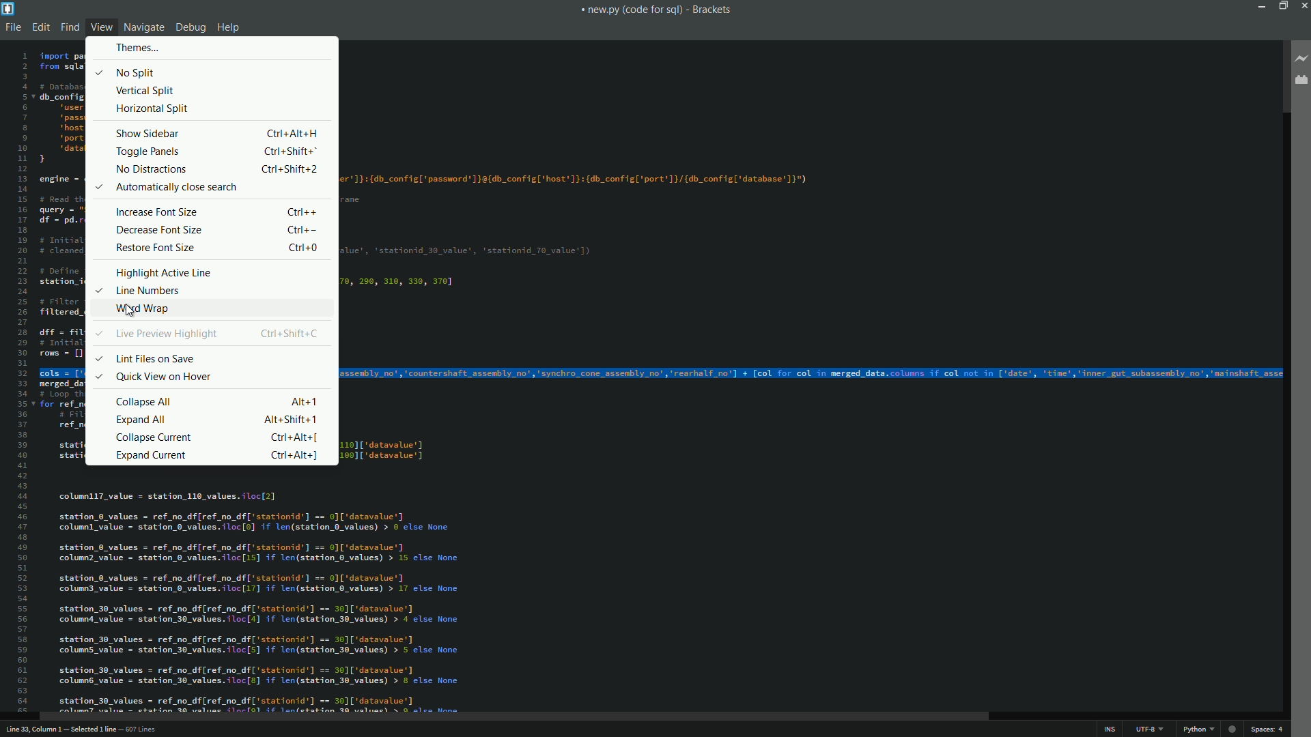 Image resolution: width=1311 pixels, height=737 pixels. I want to click on selected line, so click(816, 373).